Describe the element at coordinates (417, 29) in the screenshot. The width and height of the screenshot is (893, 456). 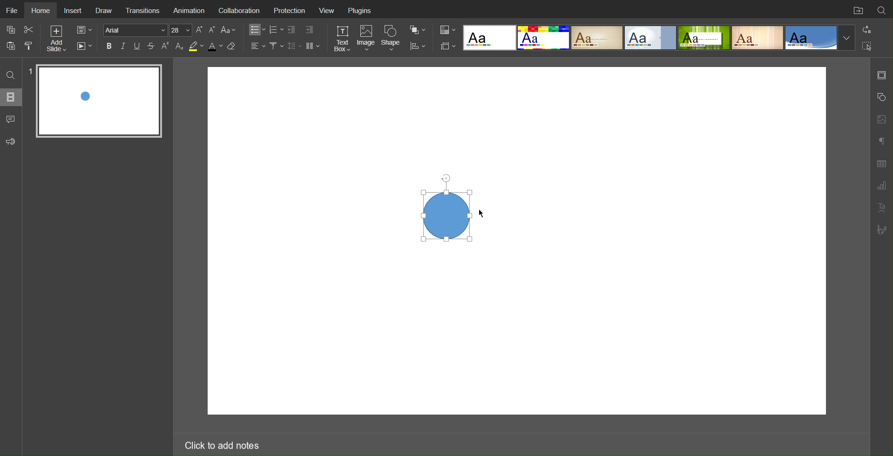
I see `Arrangement` at that location.